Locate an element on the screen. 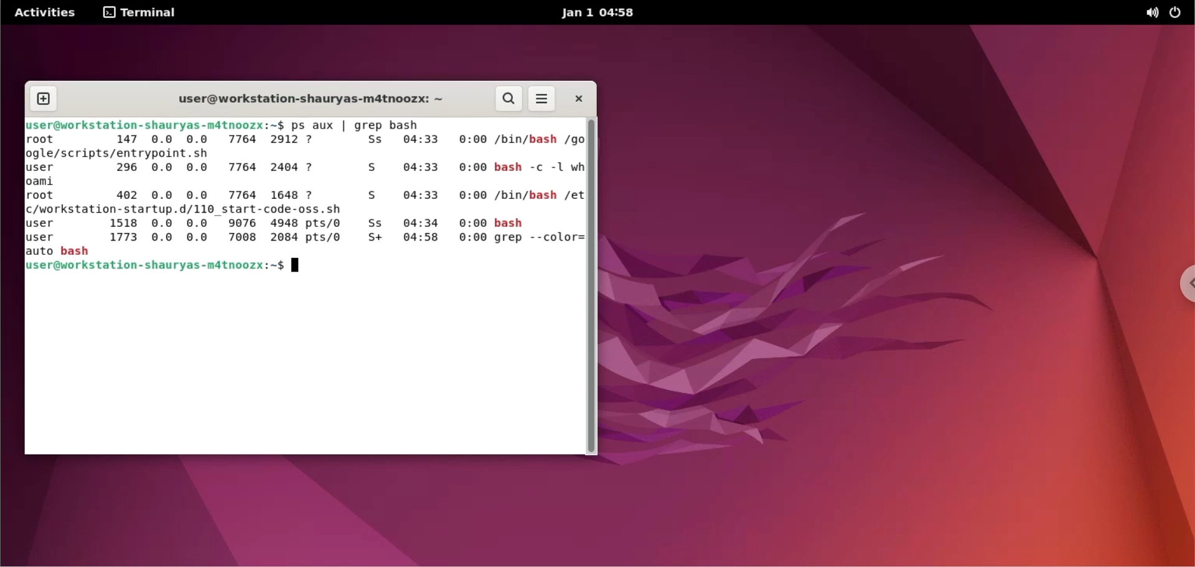 This screenshot has height=567, width=1195. terminal is located at coordinates (141, 13).